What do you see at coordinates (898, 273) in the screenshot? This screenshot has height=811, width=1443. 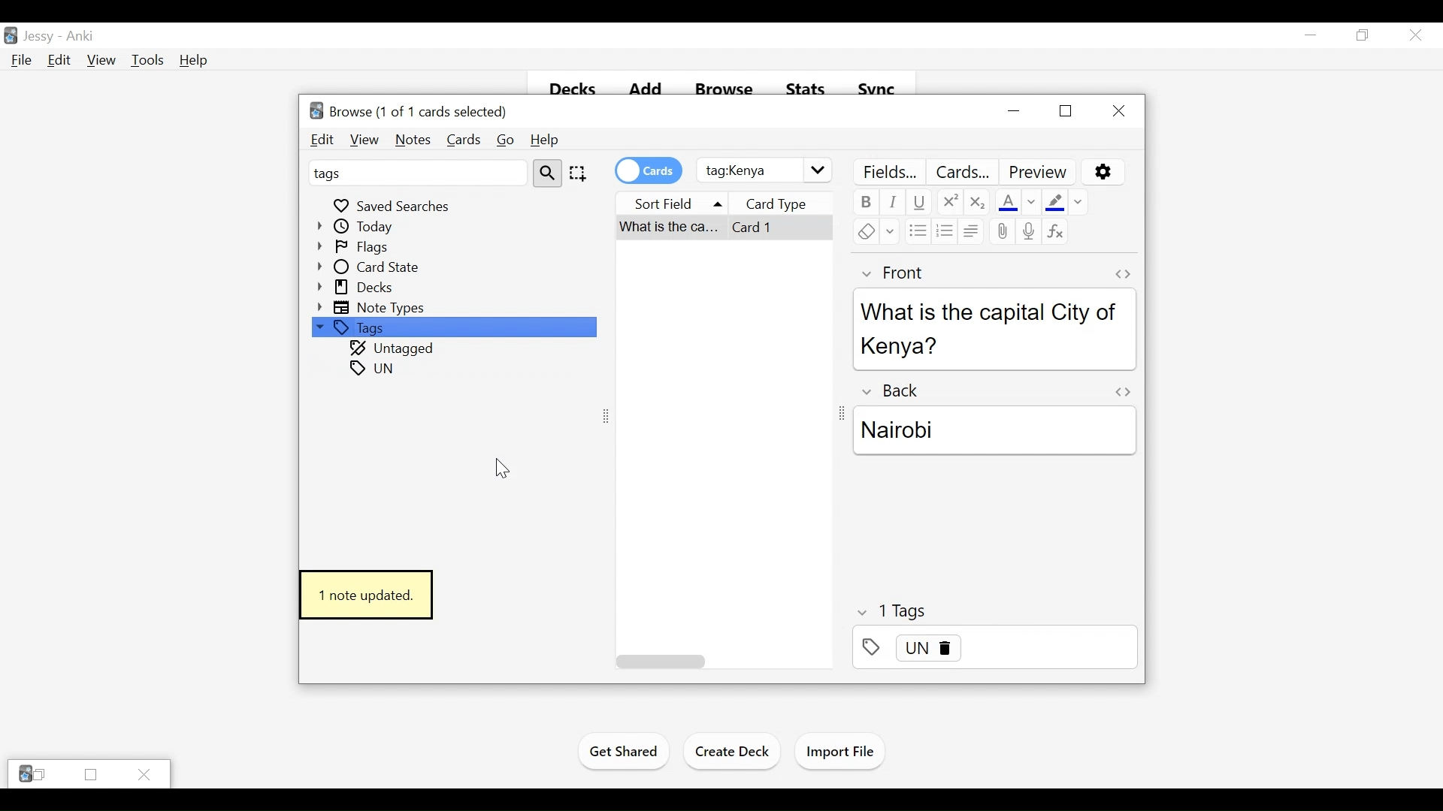 I see `Front` at bounding box center [898, 273].